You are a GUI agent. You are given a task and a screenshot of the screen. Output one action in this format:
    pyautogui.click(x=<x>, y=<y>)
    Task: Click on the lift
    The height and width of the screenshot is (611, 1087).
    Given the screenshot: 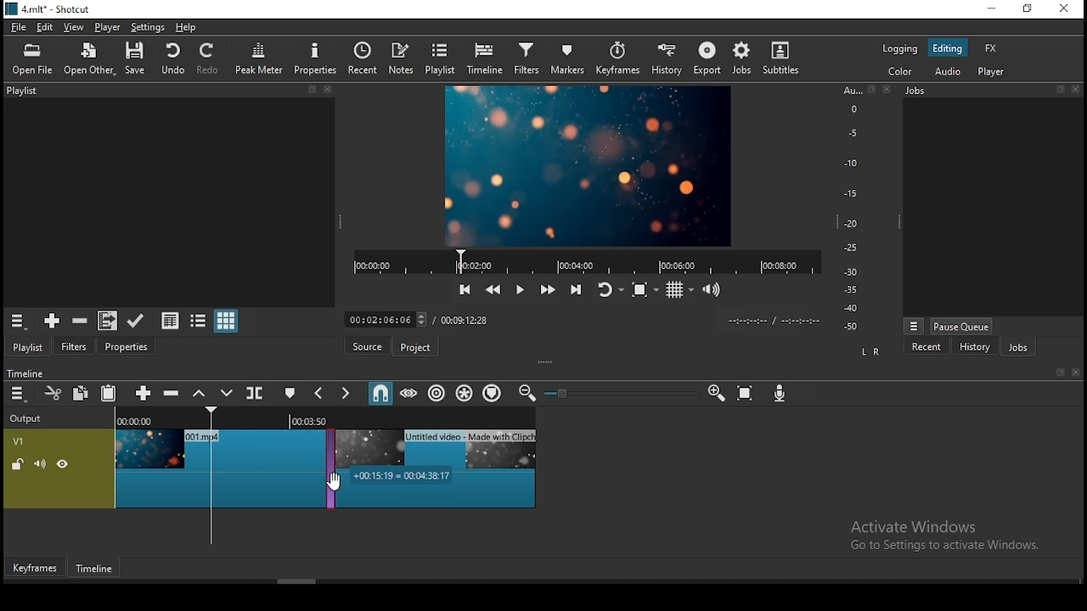 What is the action you would take?
    pyautogui.click(x=197, y=394)
    